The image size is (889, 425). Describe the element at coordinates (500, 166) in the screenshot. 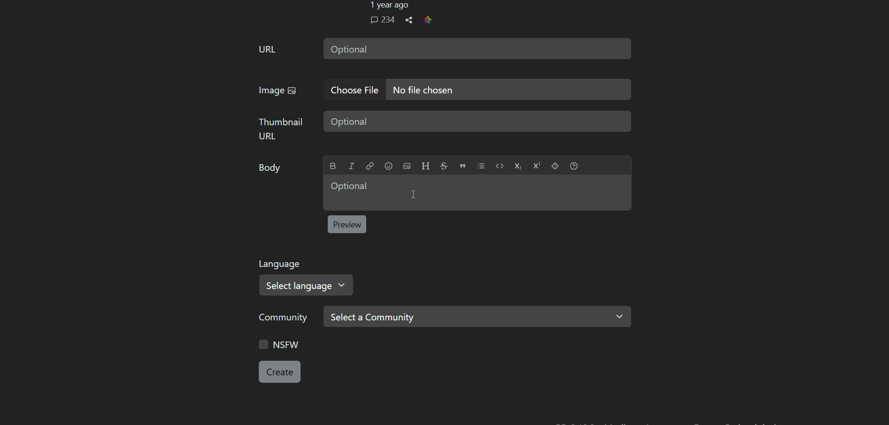

I see `Code` at that location.